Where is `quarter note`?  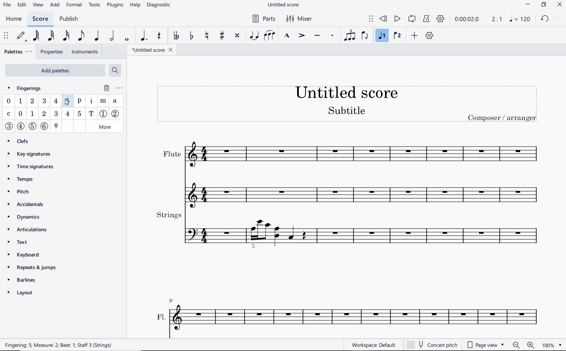 quarter note is located at coordinates (98, 36).